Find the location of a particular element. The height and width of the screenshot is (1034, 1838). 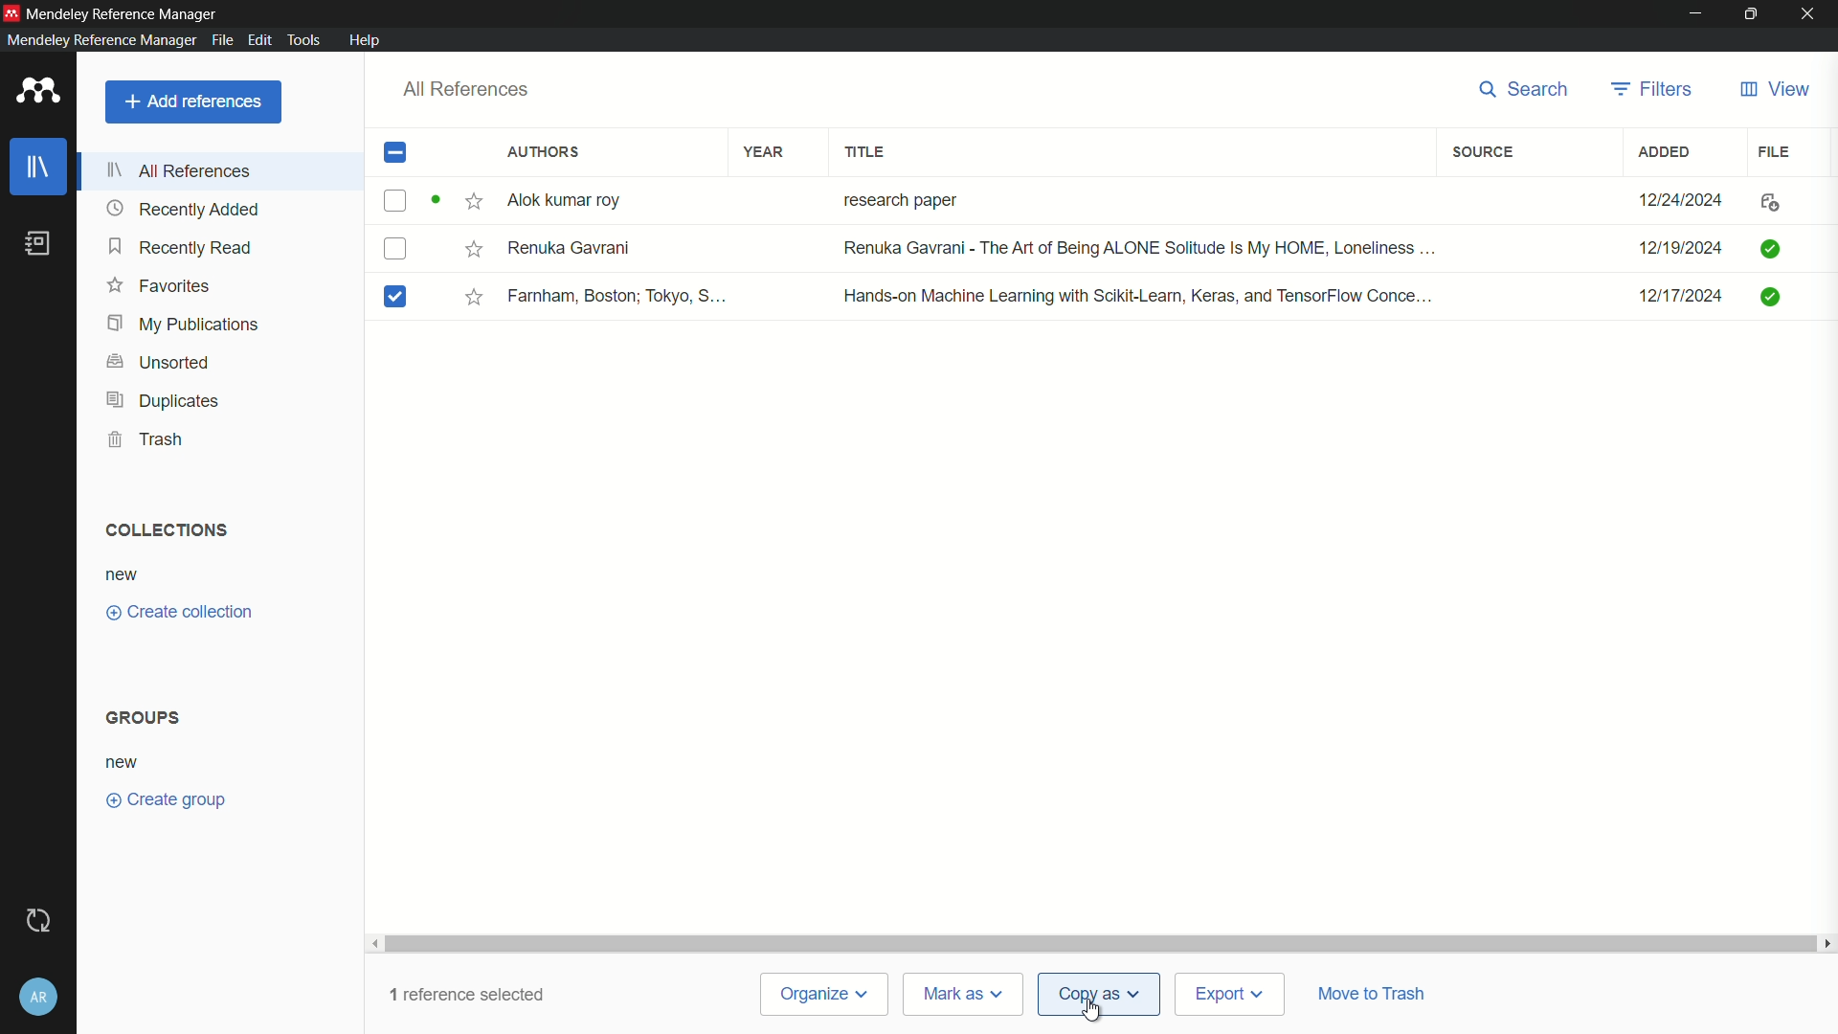

source is located at coordinates (1487, 151).